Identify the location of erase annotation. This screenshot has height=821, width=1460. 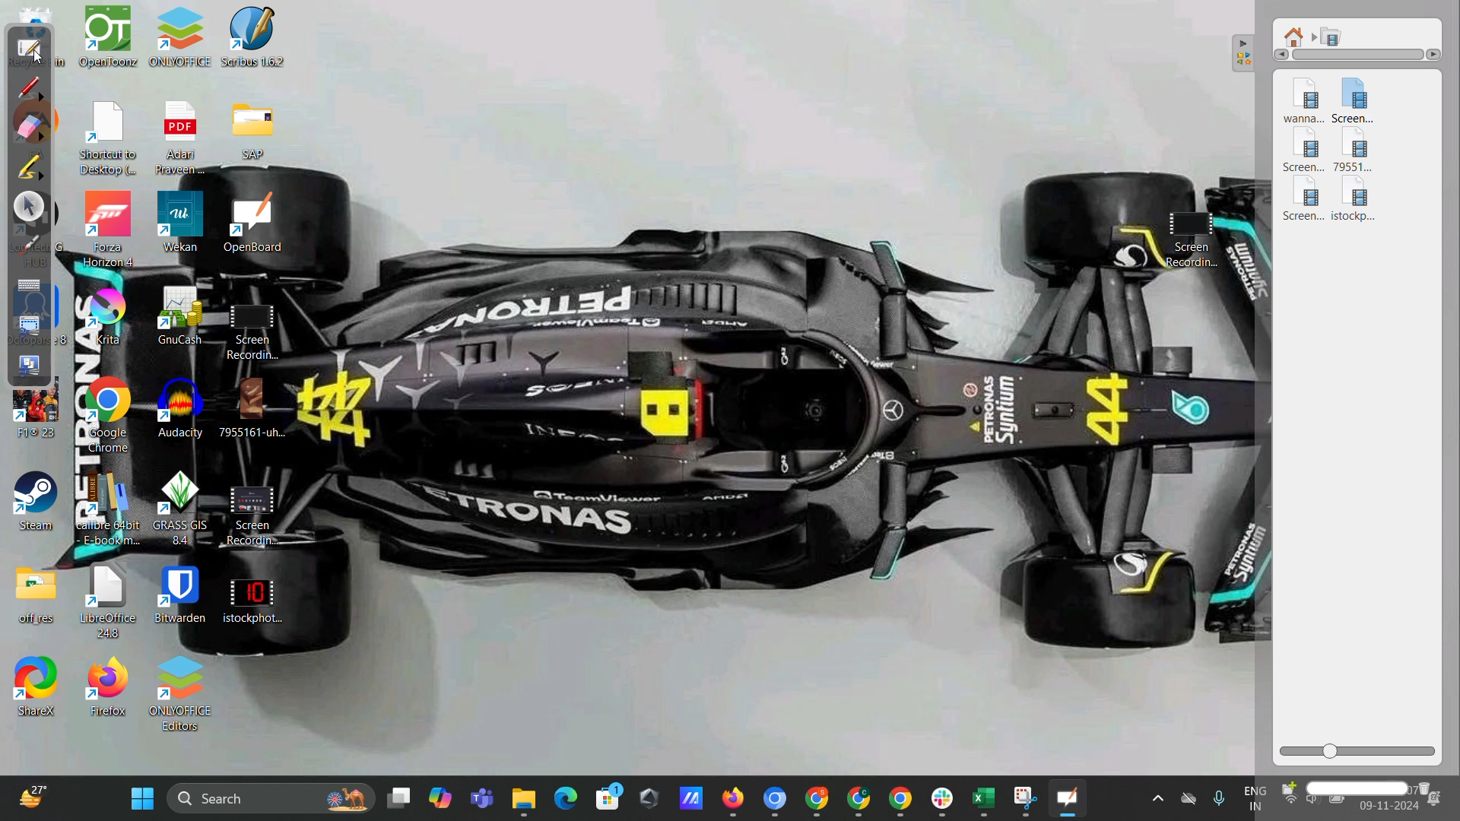
(36, 128).